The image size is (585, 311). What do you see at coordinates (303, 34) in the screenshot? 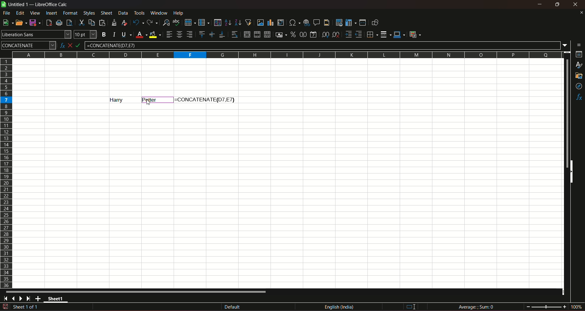
I see `format as number` at bounding box center [303, 34].